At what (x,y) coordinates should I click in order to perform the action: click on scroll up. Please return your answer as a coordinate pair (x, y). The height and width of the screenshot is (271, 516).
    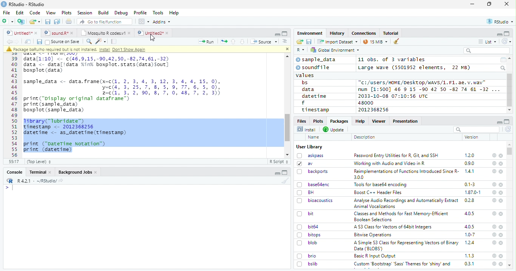
    Looking at the image, I should click on (286, 57).